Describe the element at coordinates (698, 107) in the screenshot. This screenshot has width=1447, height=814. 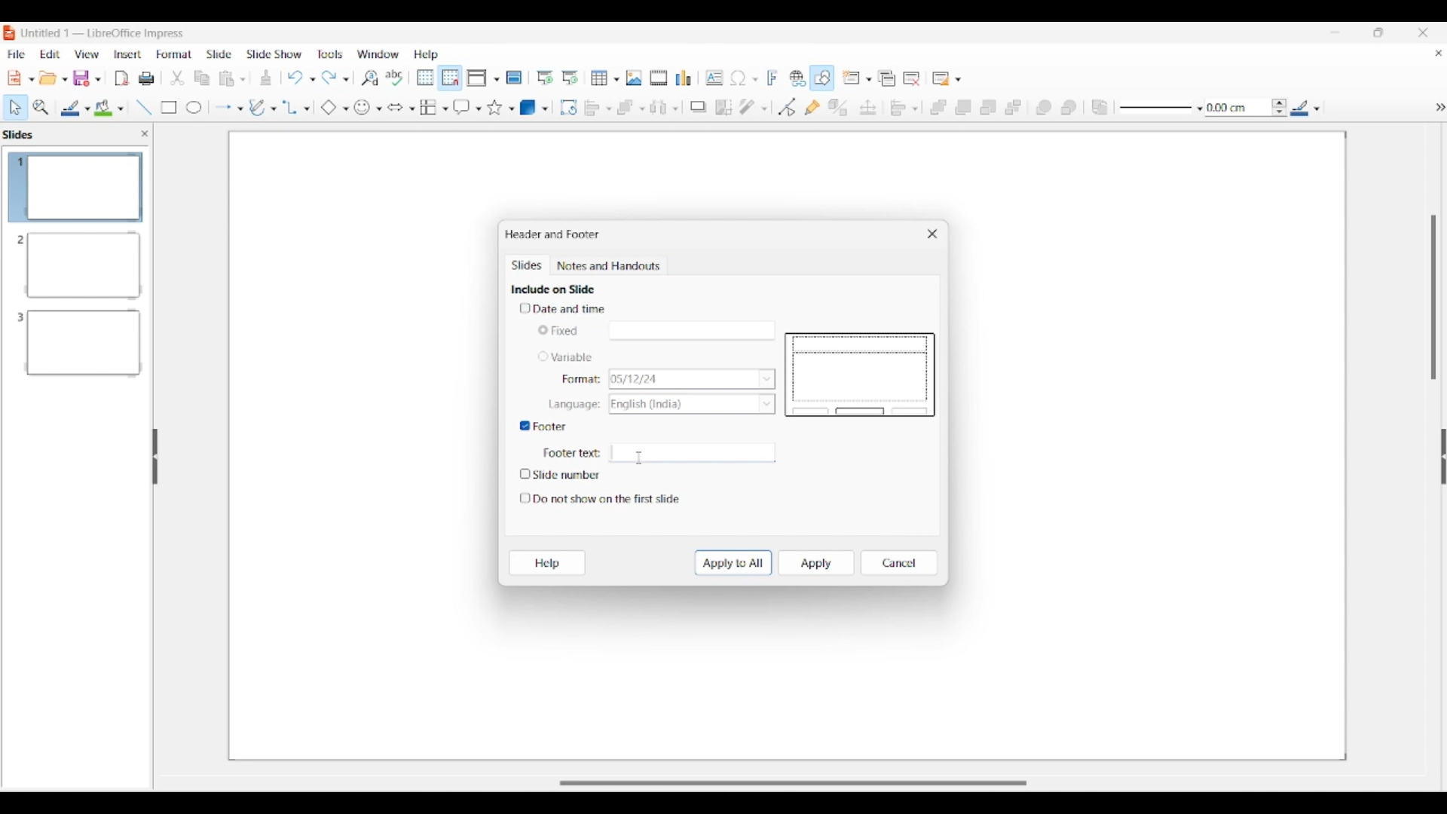
I see `Shadow` at that location.